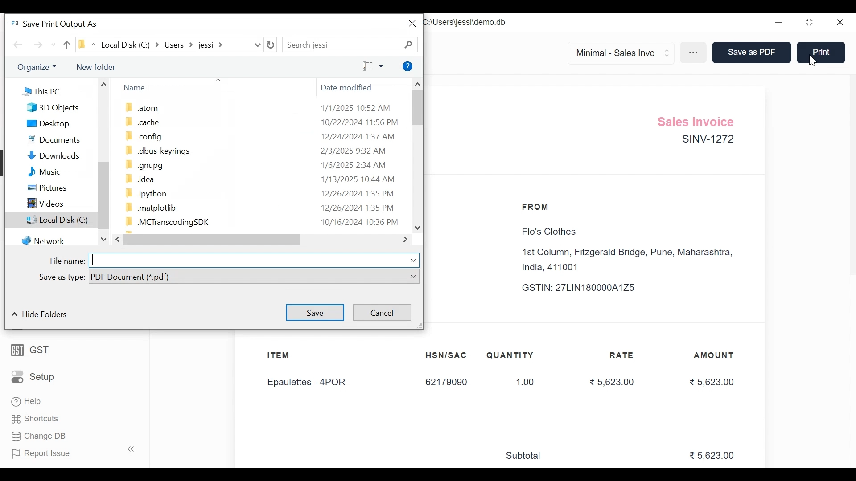 This screenshot has width=856, height=481. Describe the element at coordinates (358, 122) in the screenshot. I see `10/22/2024 11:56 PM` at that location.